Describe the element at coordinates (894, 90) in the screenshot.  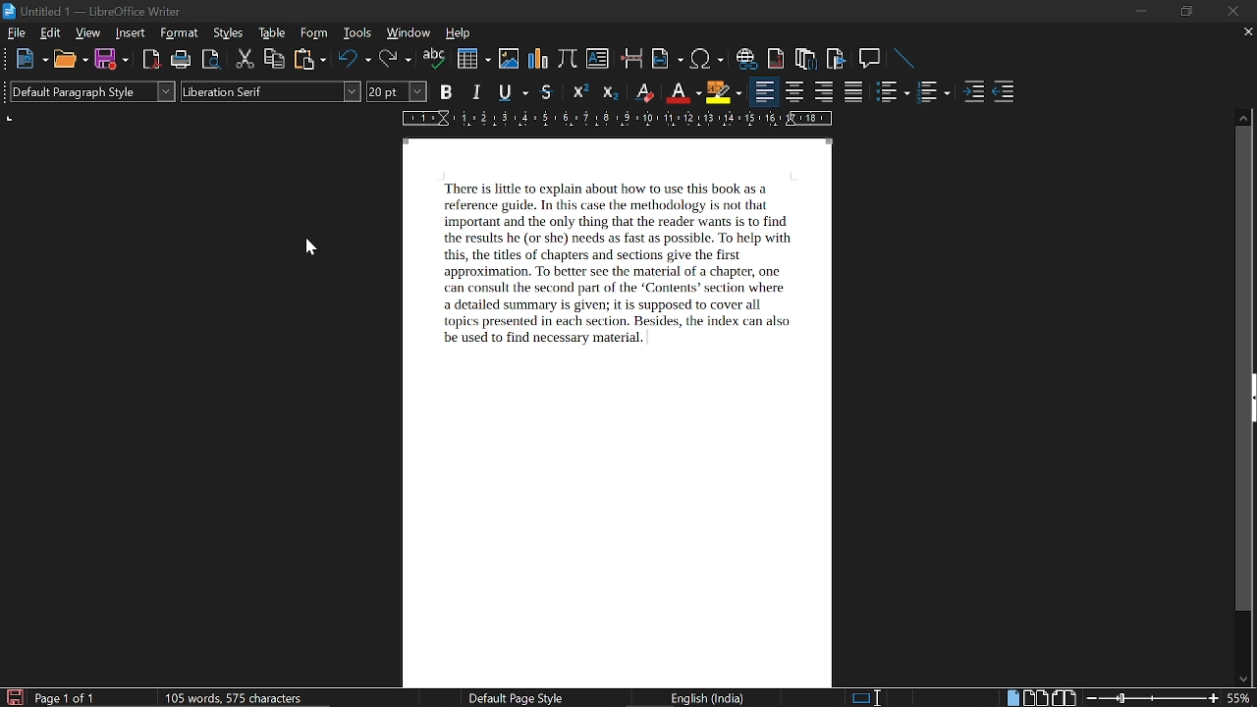
I see `toggle ordered list` at that location.